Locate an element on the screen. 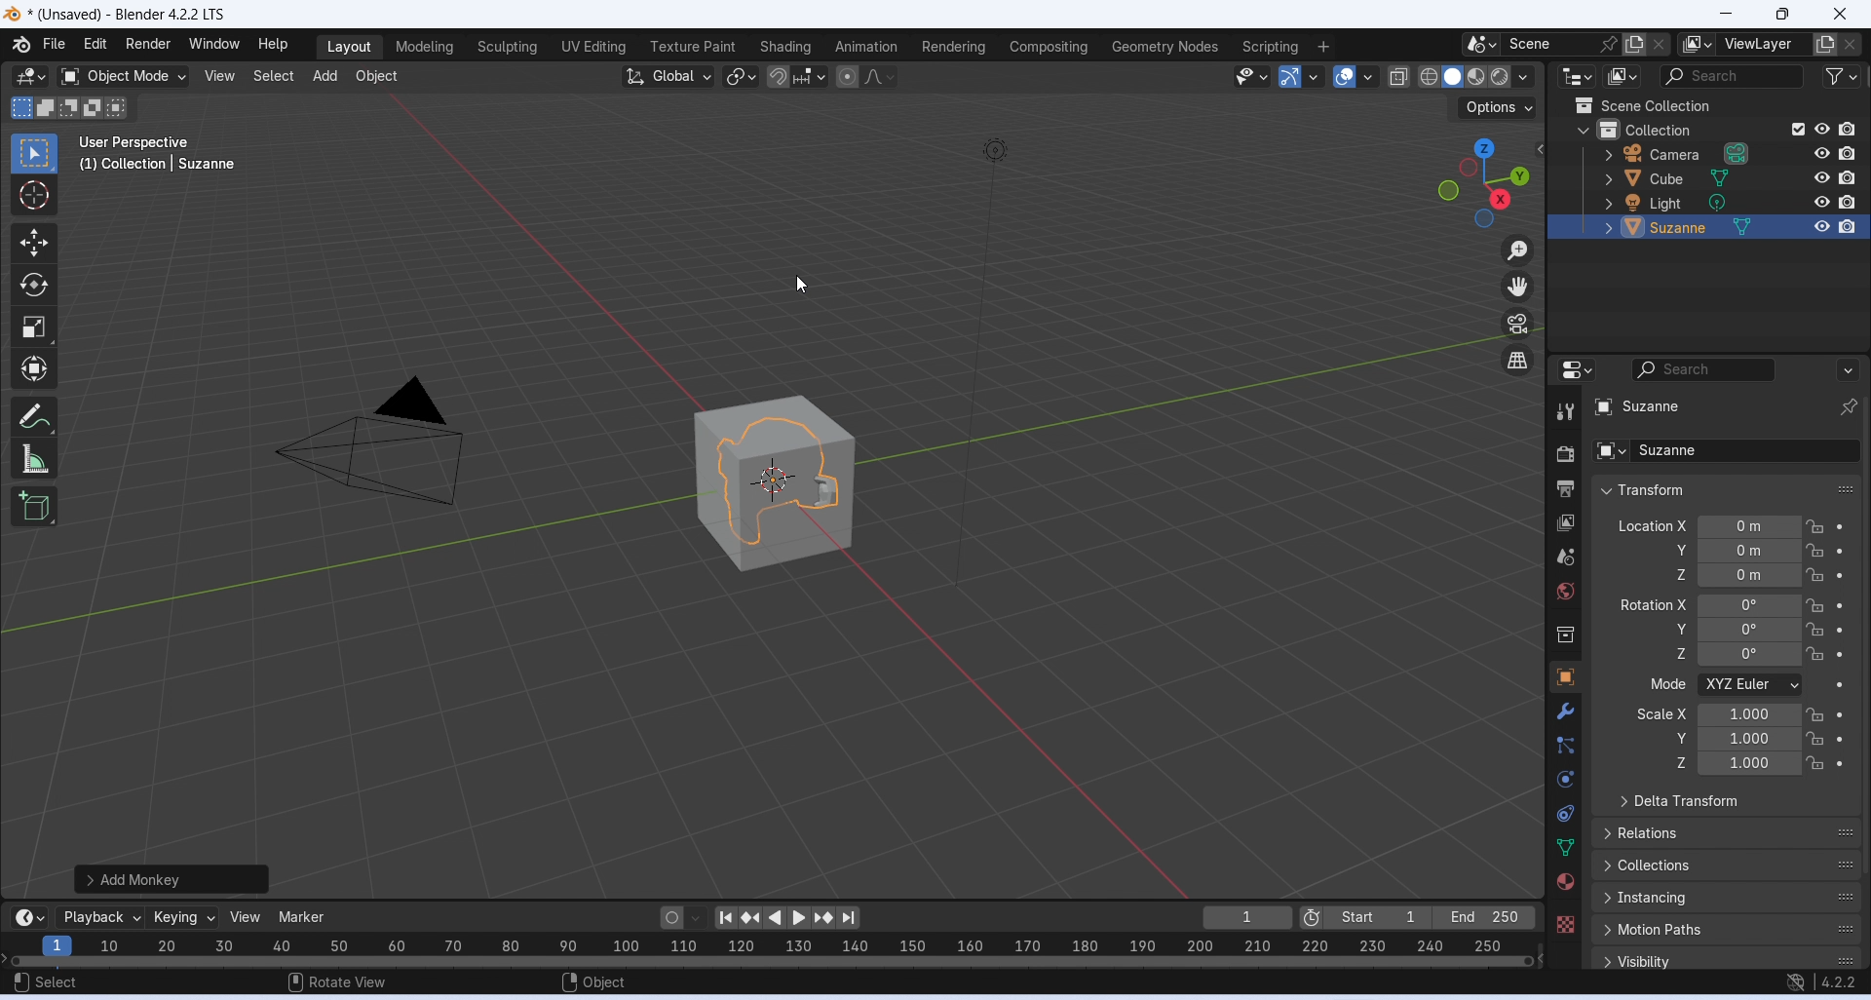 The width and height of the screenshot is (1871, 1000). Modes is located at coordinates (71, 107).